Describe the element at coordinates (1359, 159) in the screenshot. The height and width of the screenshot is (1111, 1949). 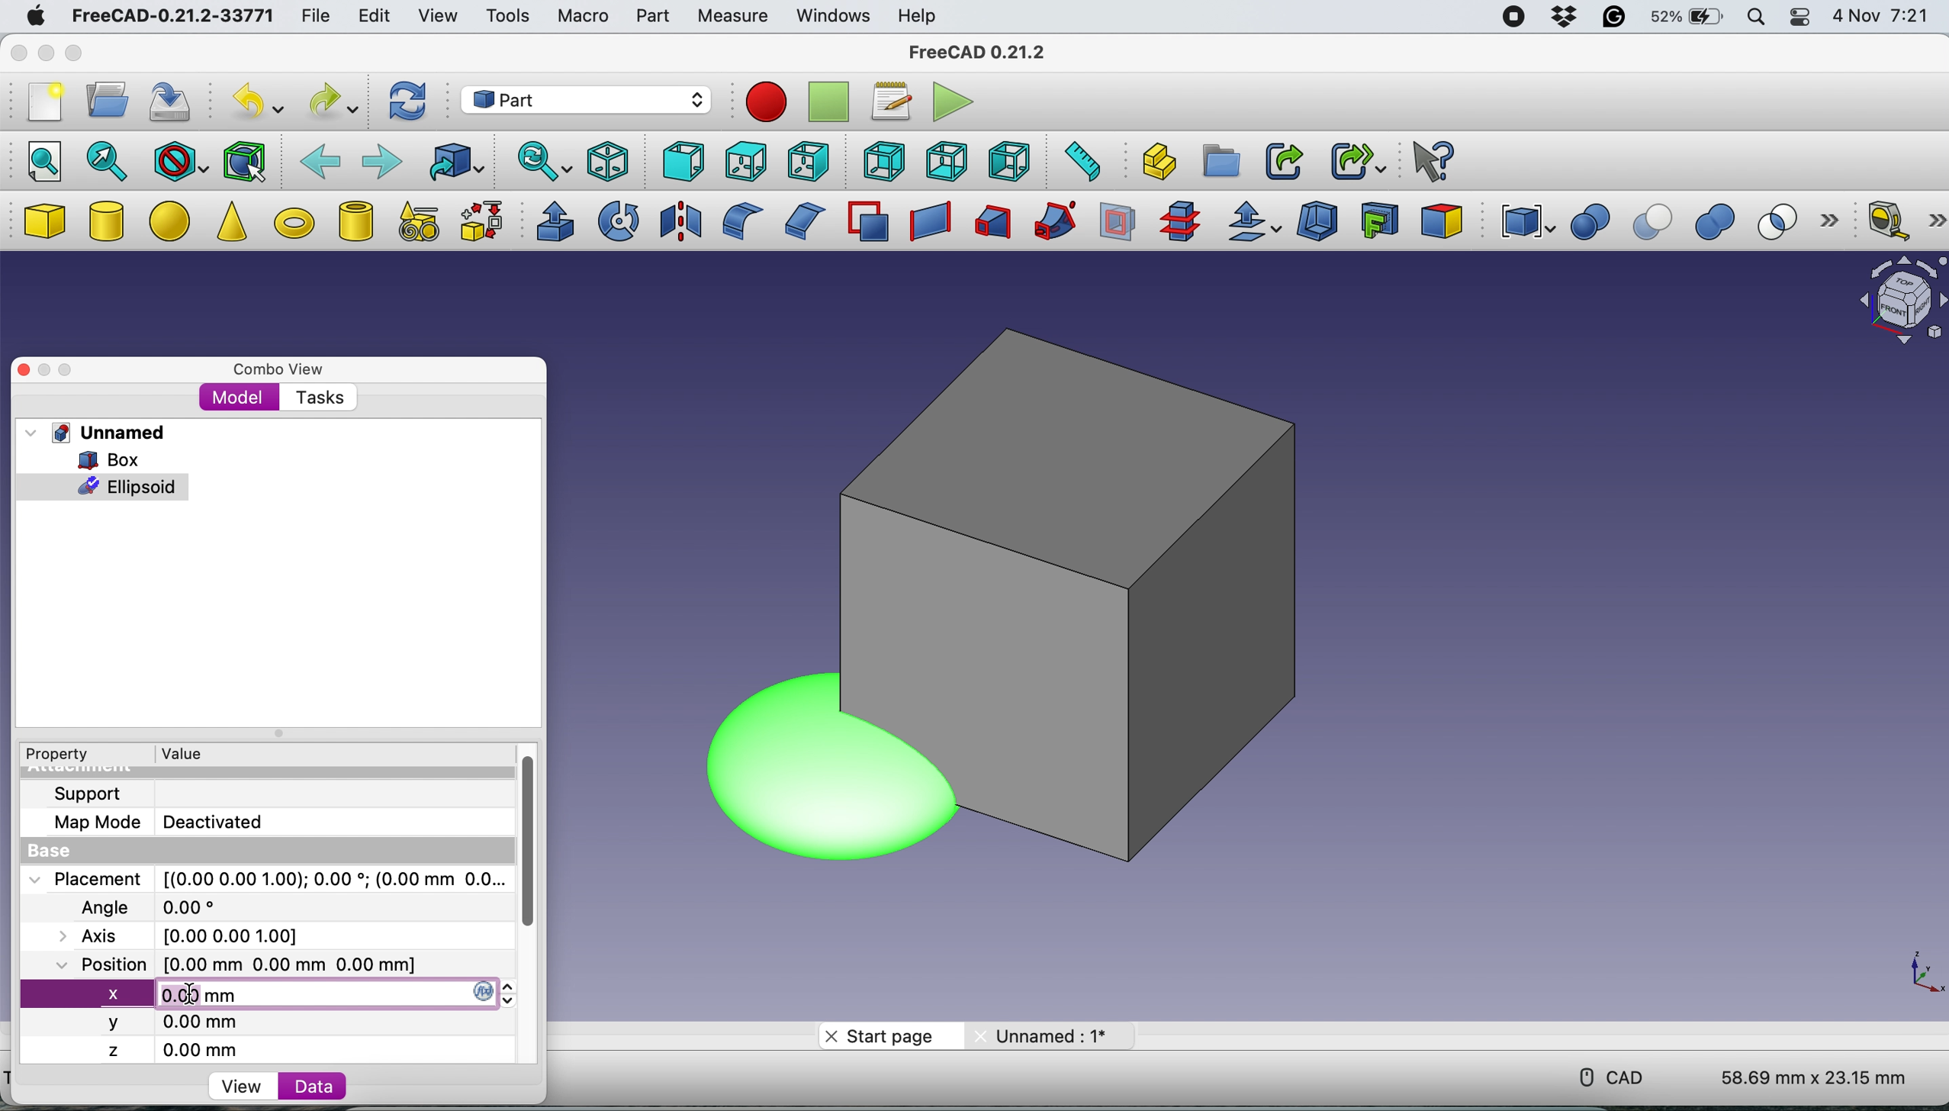
I see `make sub link` at that location.